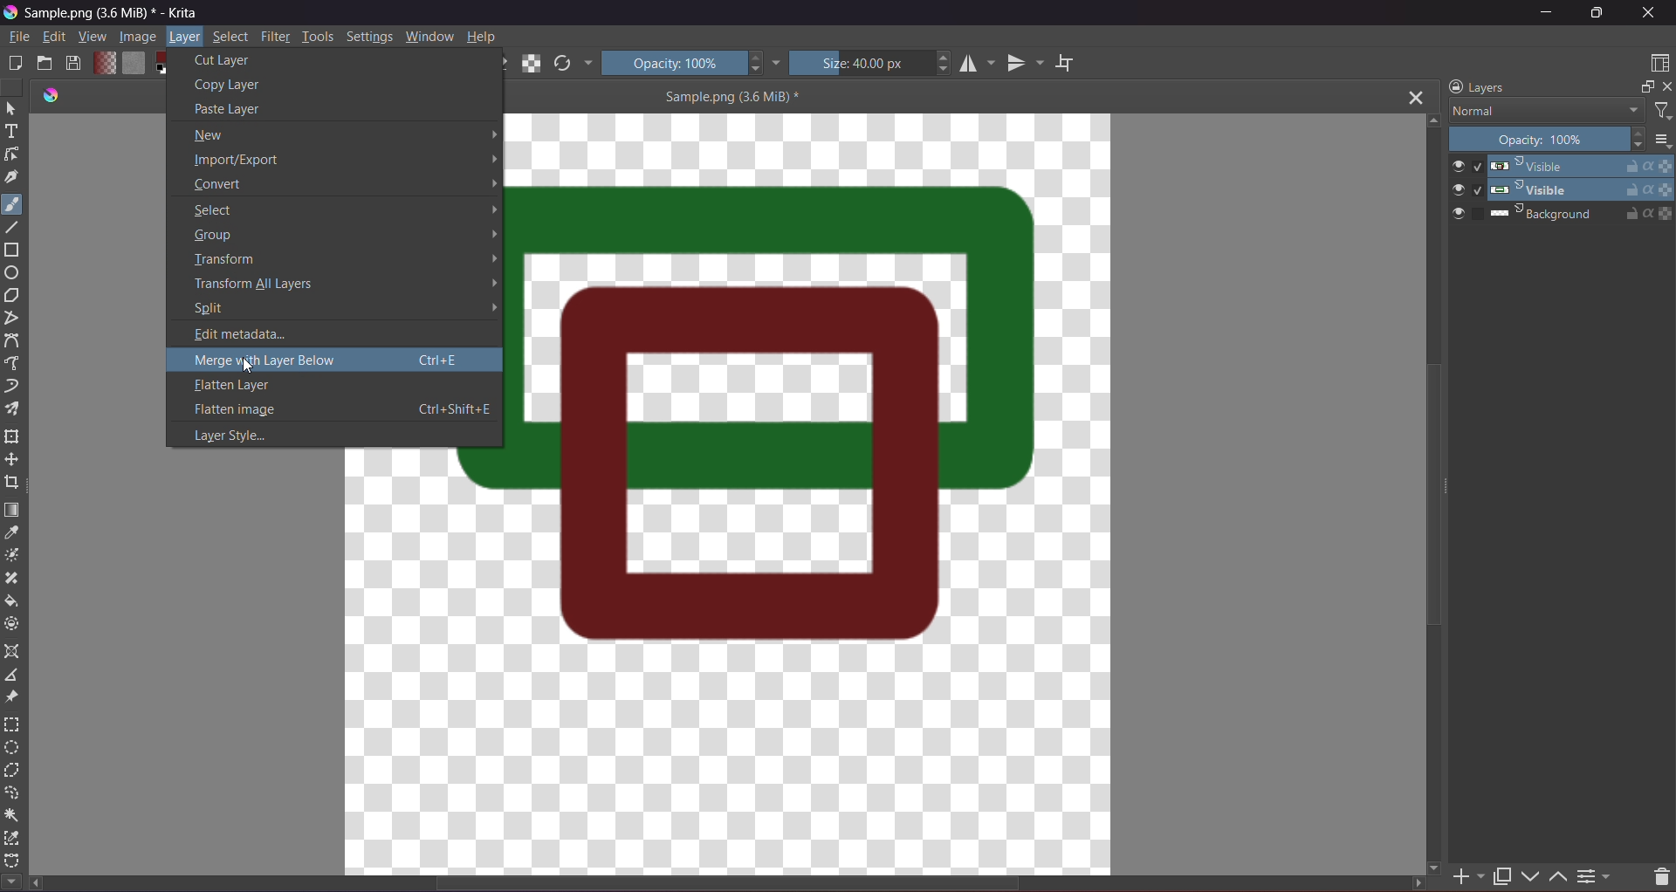  Describe the element at coordinates (1535, 873) in the screenshot. I see `Mask Down` at that location.